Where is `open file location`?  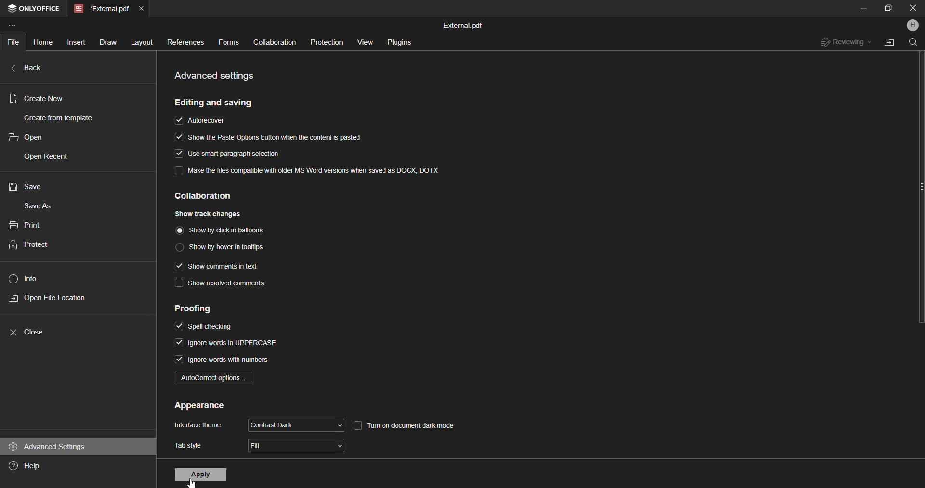
open file location is located at coordinates (52, 297).